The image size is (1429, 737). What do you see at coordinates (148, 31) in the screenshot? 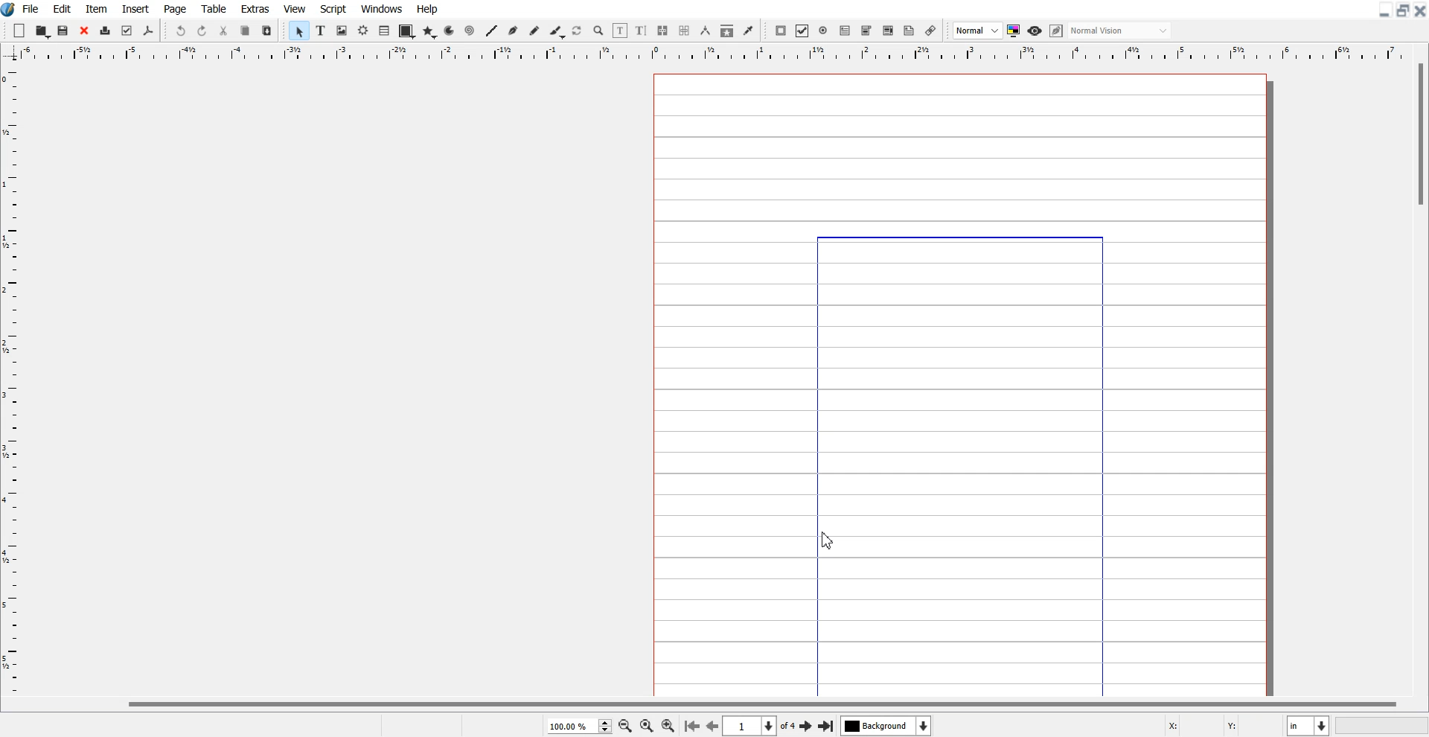
I see `Save as PDF` at bounding box center [148, 31].